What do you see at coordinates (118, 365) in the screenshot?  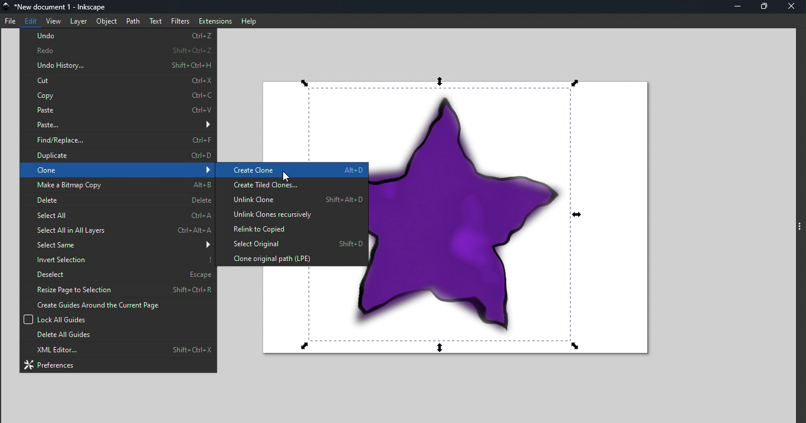 I see `Preferences` at bounding box center [118, 365].